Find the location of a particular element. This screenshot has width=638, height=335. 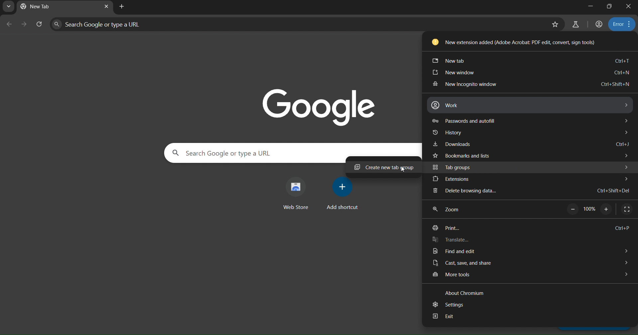

cast save and share is located at coordinates (529, 263).